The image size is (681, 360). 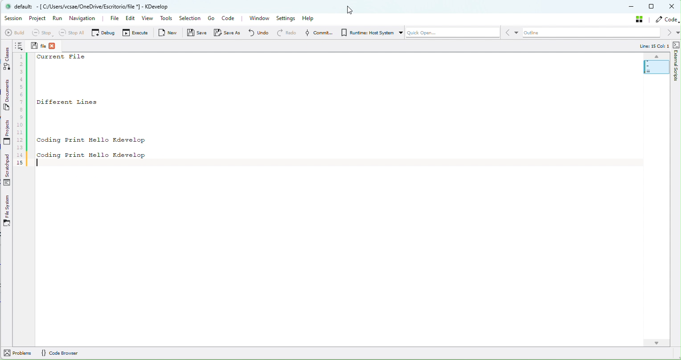 I want to click on File close, so click(x=56, y=46).